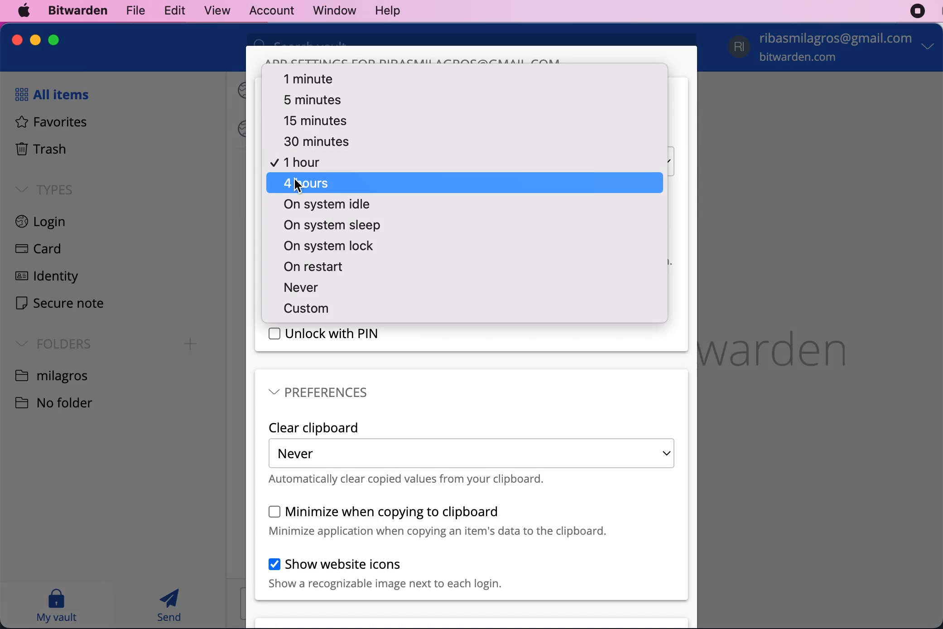 The image size is (943, 629). I want to click on send, so click(170, 605).